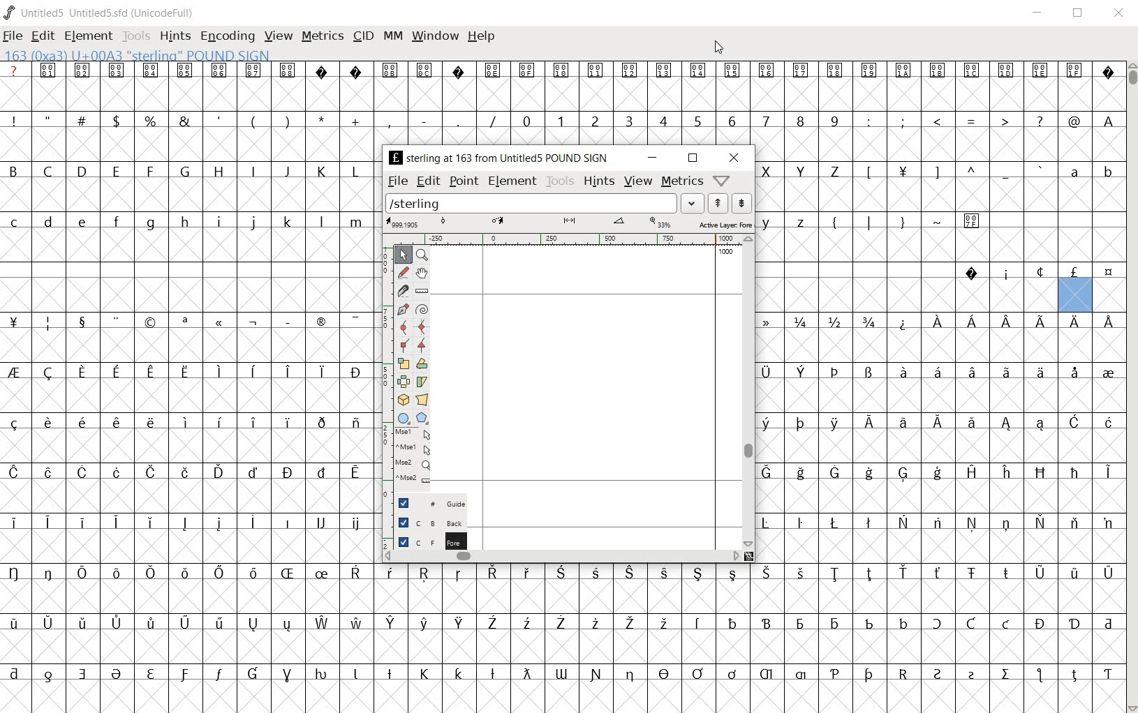 The width and height of the screenshot is (1138, 713). Describe the element at coordinates (404, 311) in the screenshot. I see `Pen` at that location.